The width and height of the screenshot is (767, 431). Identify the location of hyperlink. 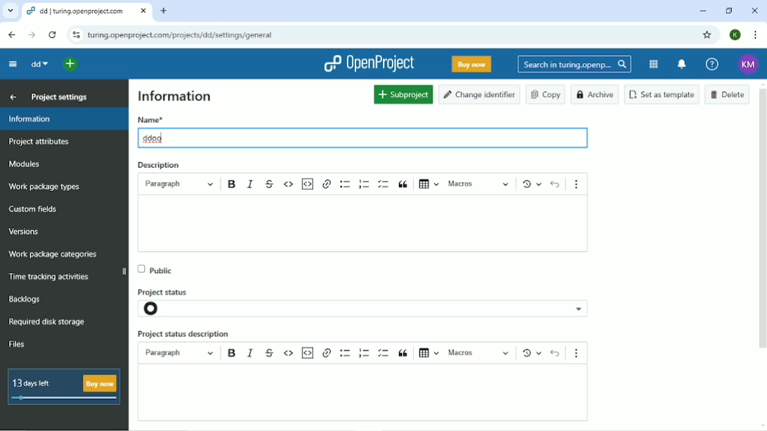
(327, 353).